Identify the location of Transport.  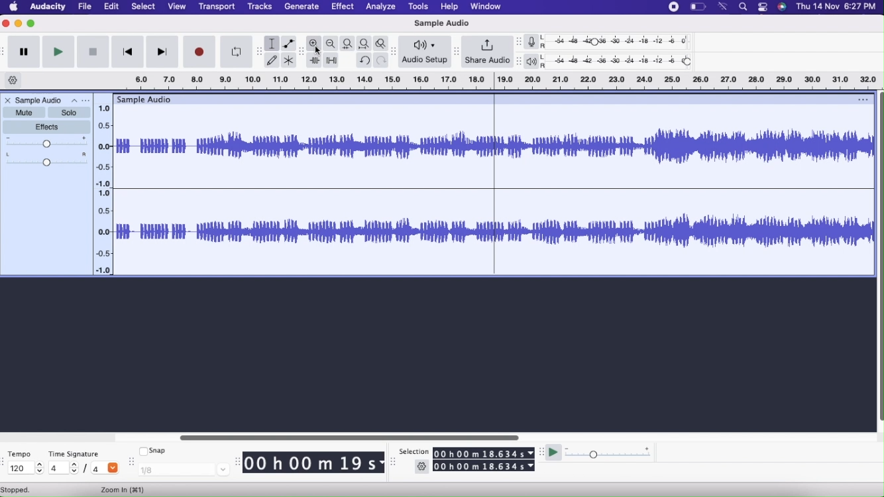
(217, 7).